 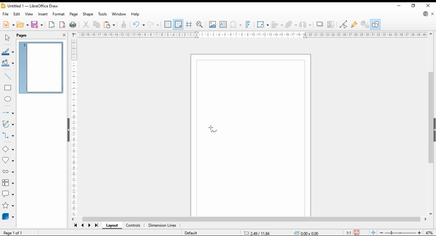 What do you see at coordinates (189, 25) in the screenshot?
I see `helplines when moving` at bounding box center [189, 25].